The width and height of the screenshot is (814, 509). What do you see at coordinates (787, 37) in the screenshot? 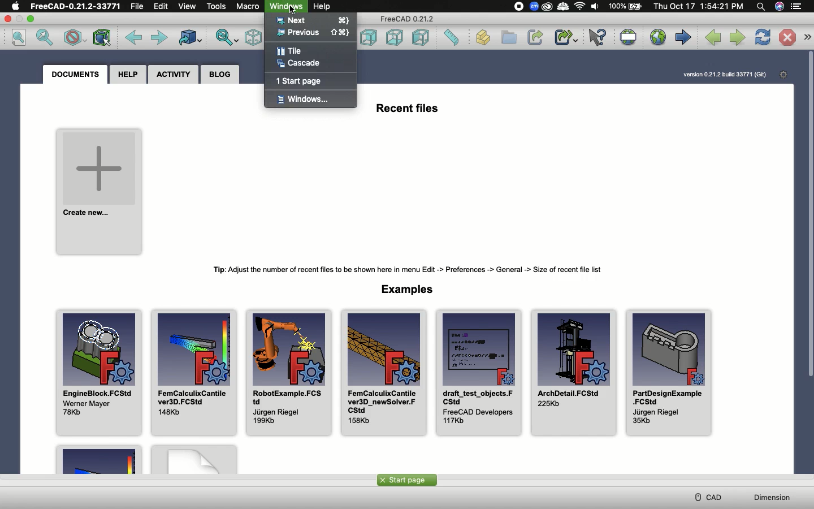
I see `Stop loading` at bounding box center [787, 37].